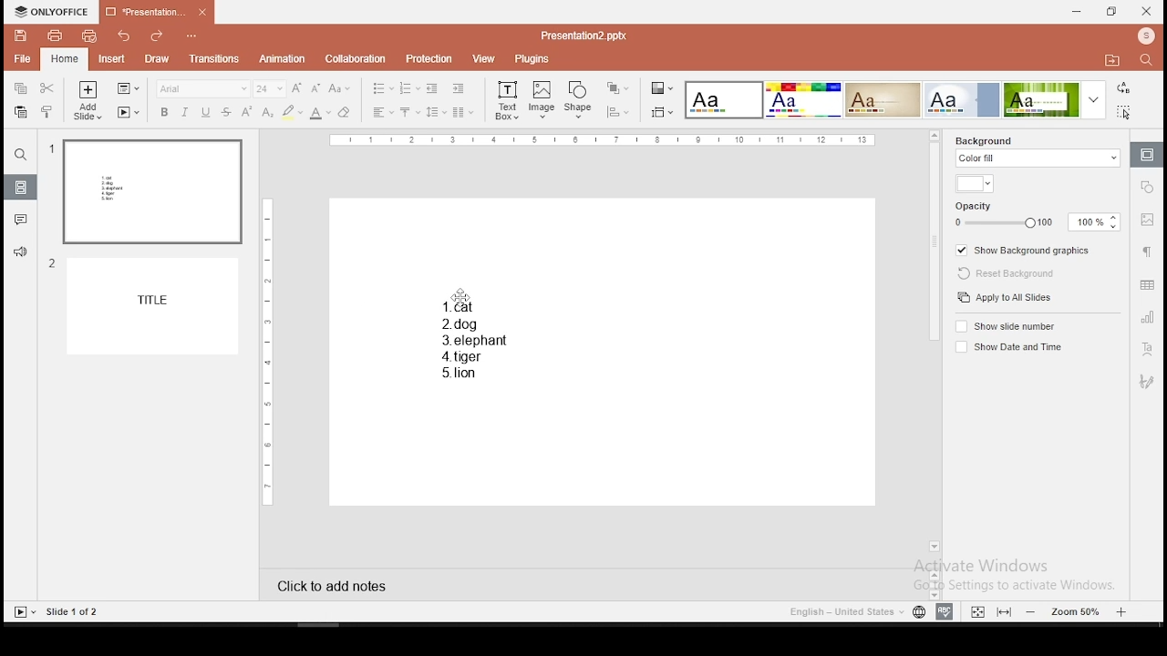 This screenshot has height=656, width=1167. I want to click on undo, so click(125, 36).